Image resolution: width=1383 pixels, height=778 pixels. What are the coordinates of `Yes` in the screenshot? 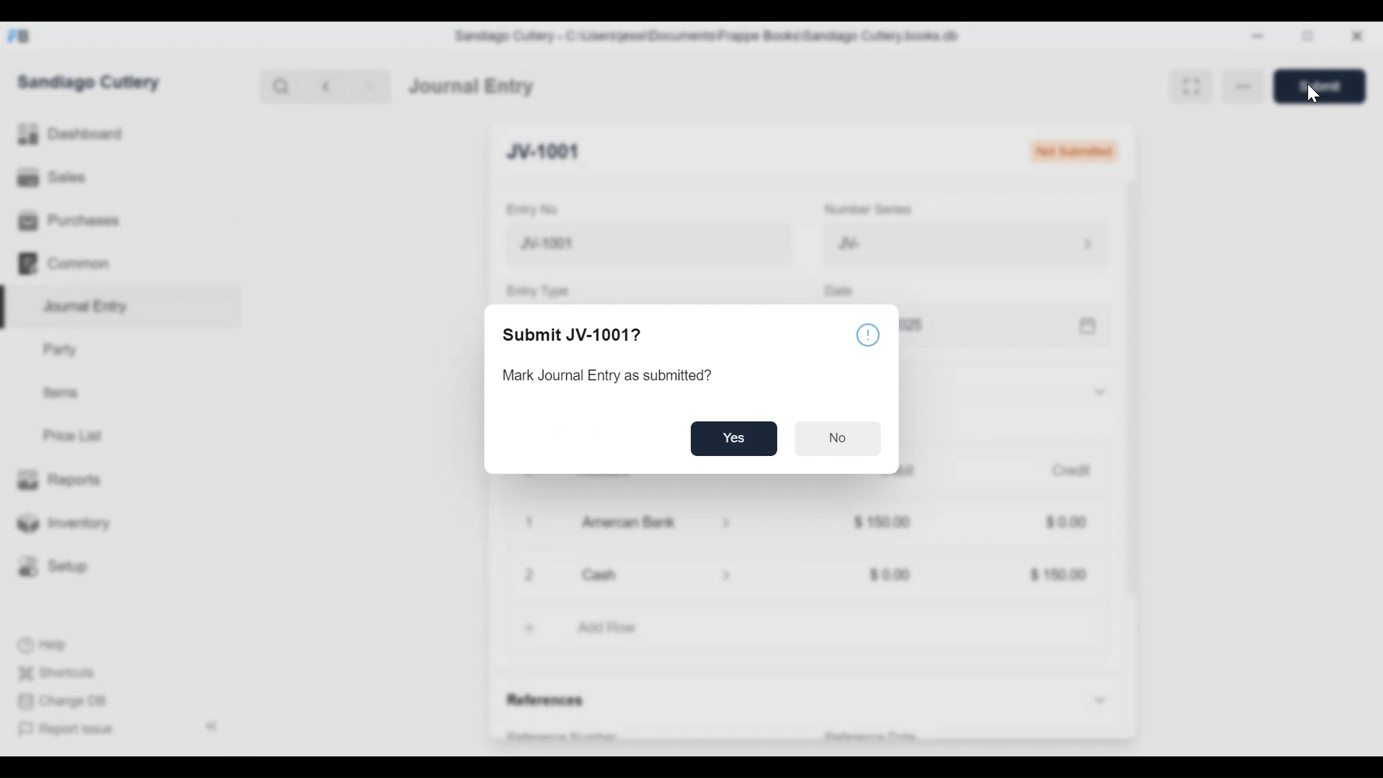 It's located at (735, 437).